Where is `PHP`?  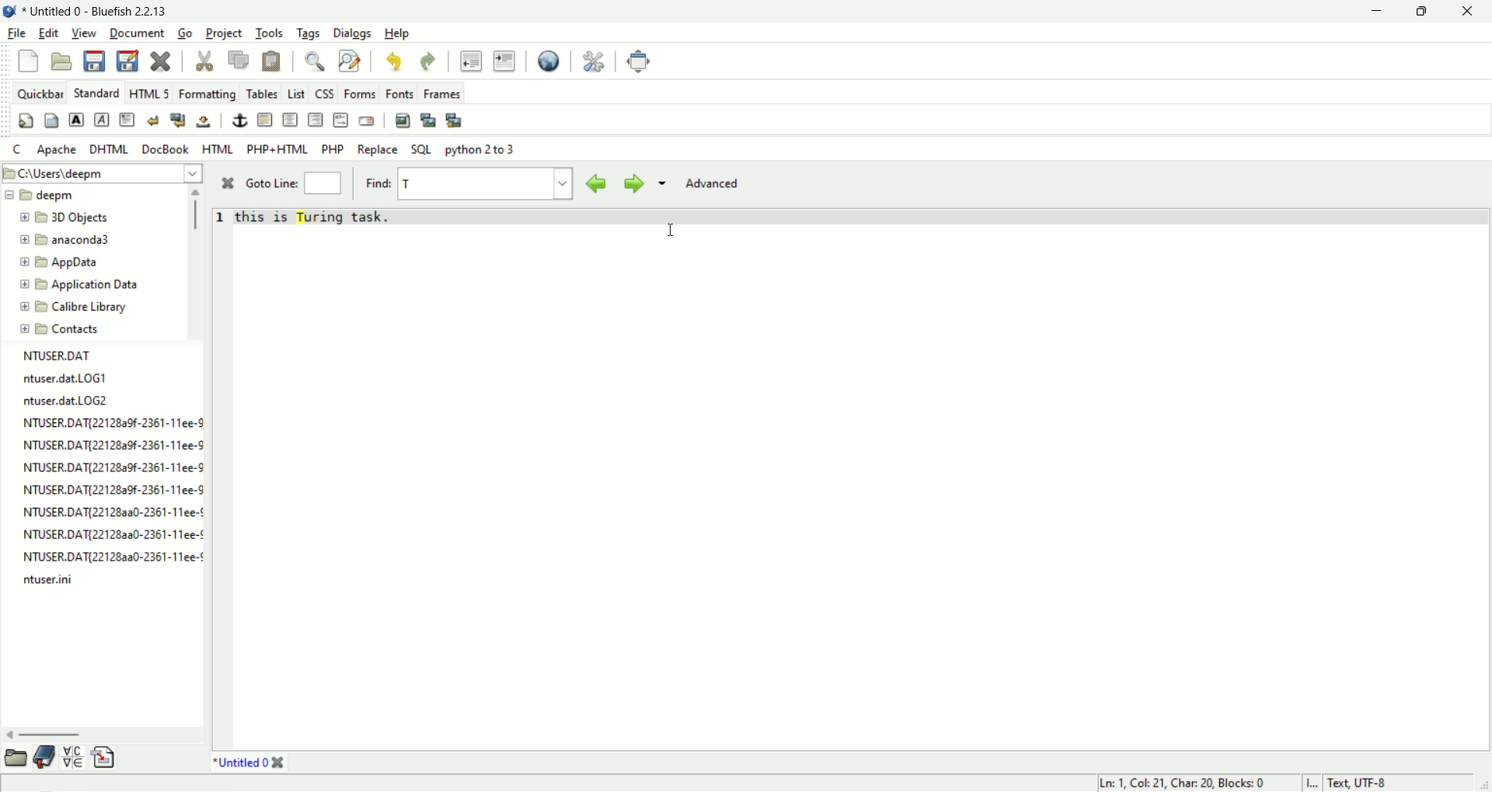
PHP is located at coordinates (334, 149).